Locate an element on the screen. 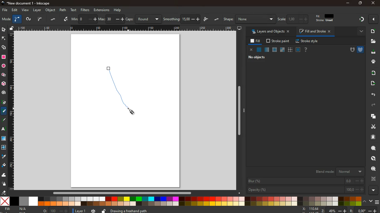 This screenshot has width=380, height=213. menu is located at coordinates (377, 202).